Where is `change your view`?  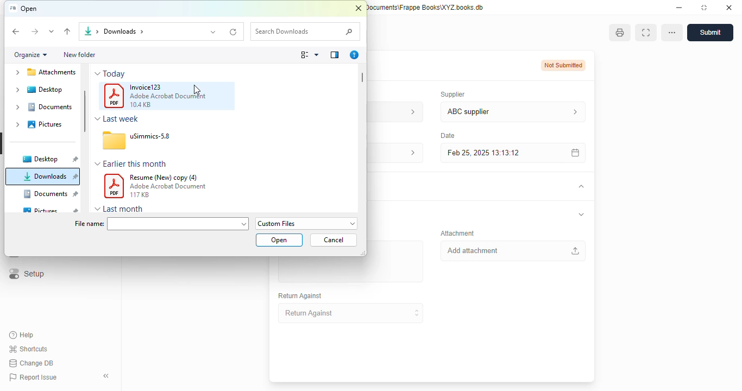
change your view is located at coordinates (310, 55).